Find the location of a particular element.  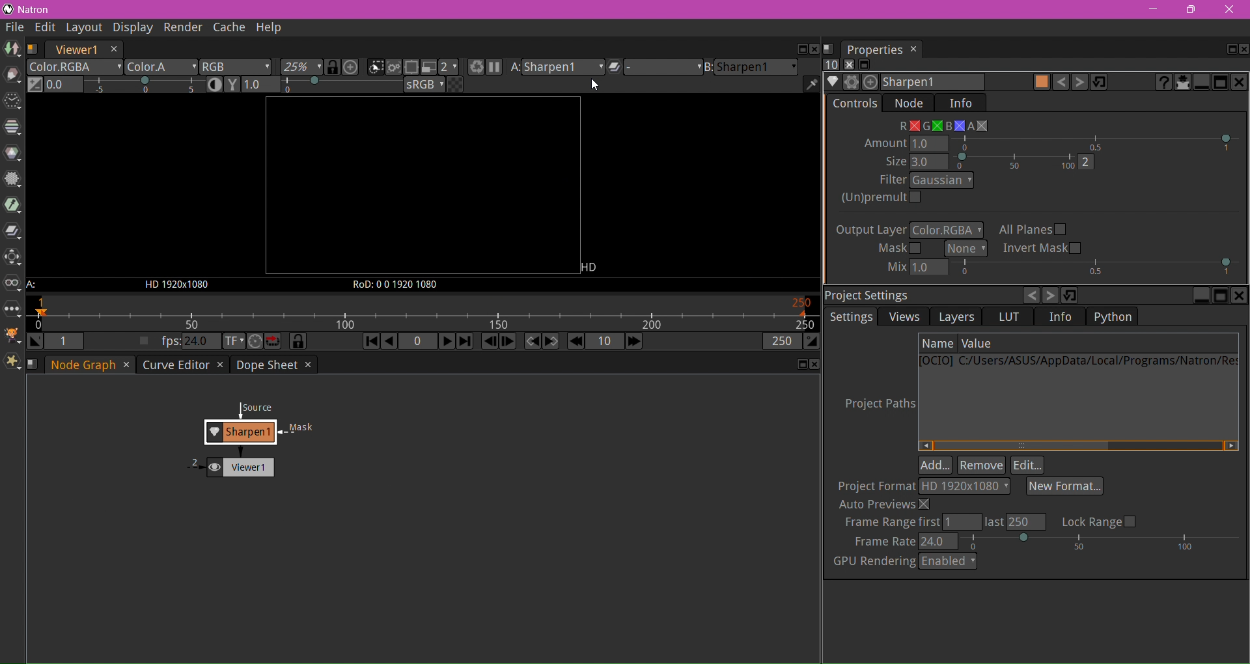

The channels to display on the viewer is located at coordinates (236, 67).